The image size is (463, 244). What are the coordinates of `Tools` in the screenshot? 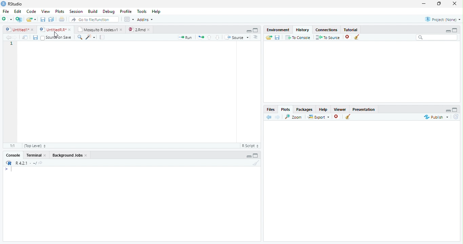 It's located at (142, 11).